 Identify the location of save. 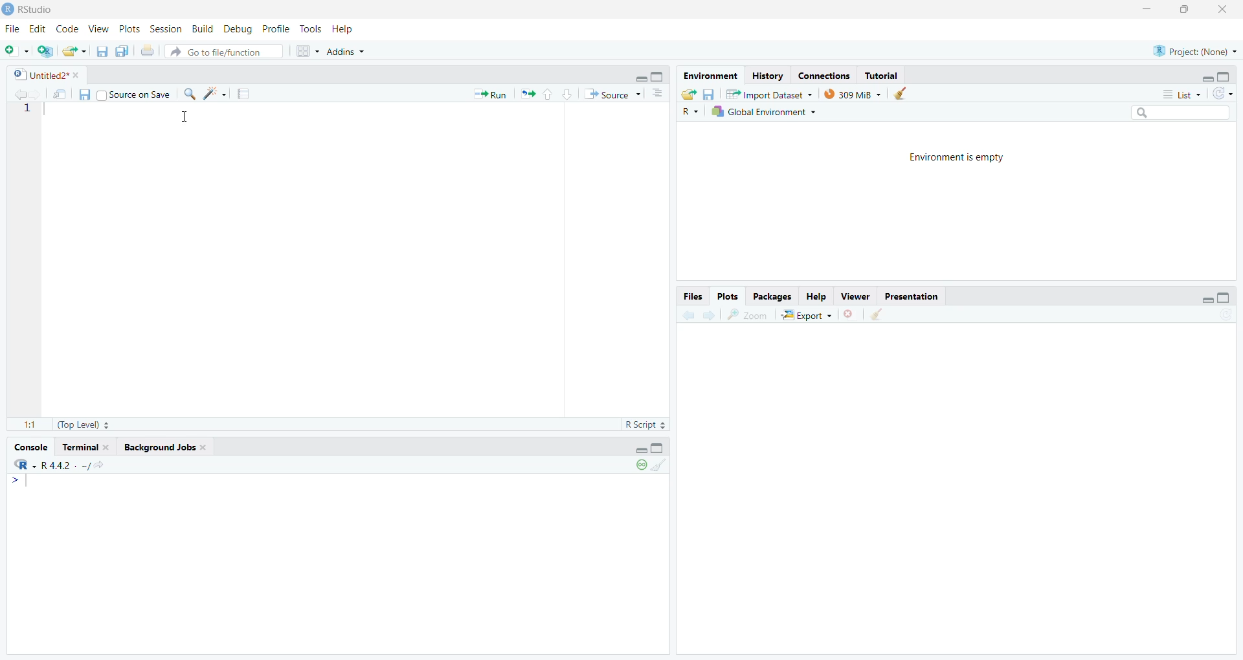
(710, 94).